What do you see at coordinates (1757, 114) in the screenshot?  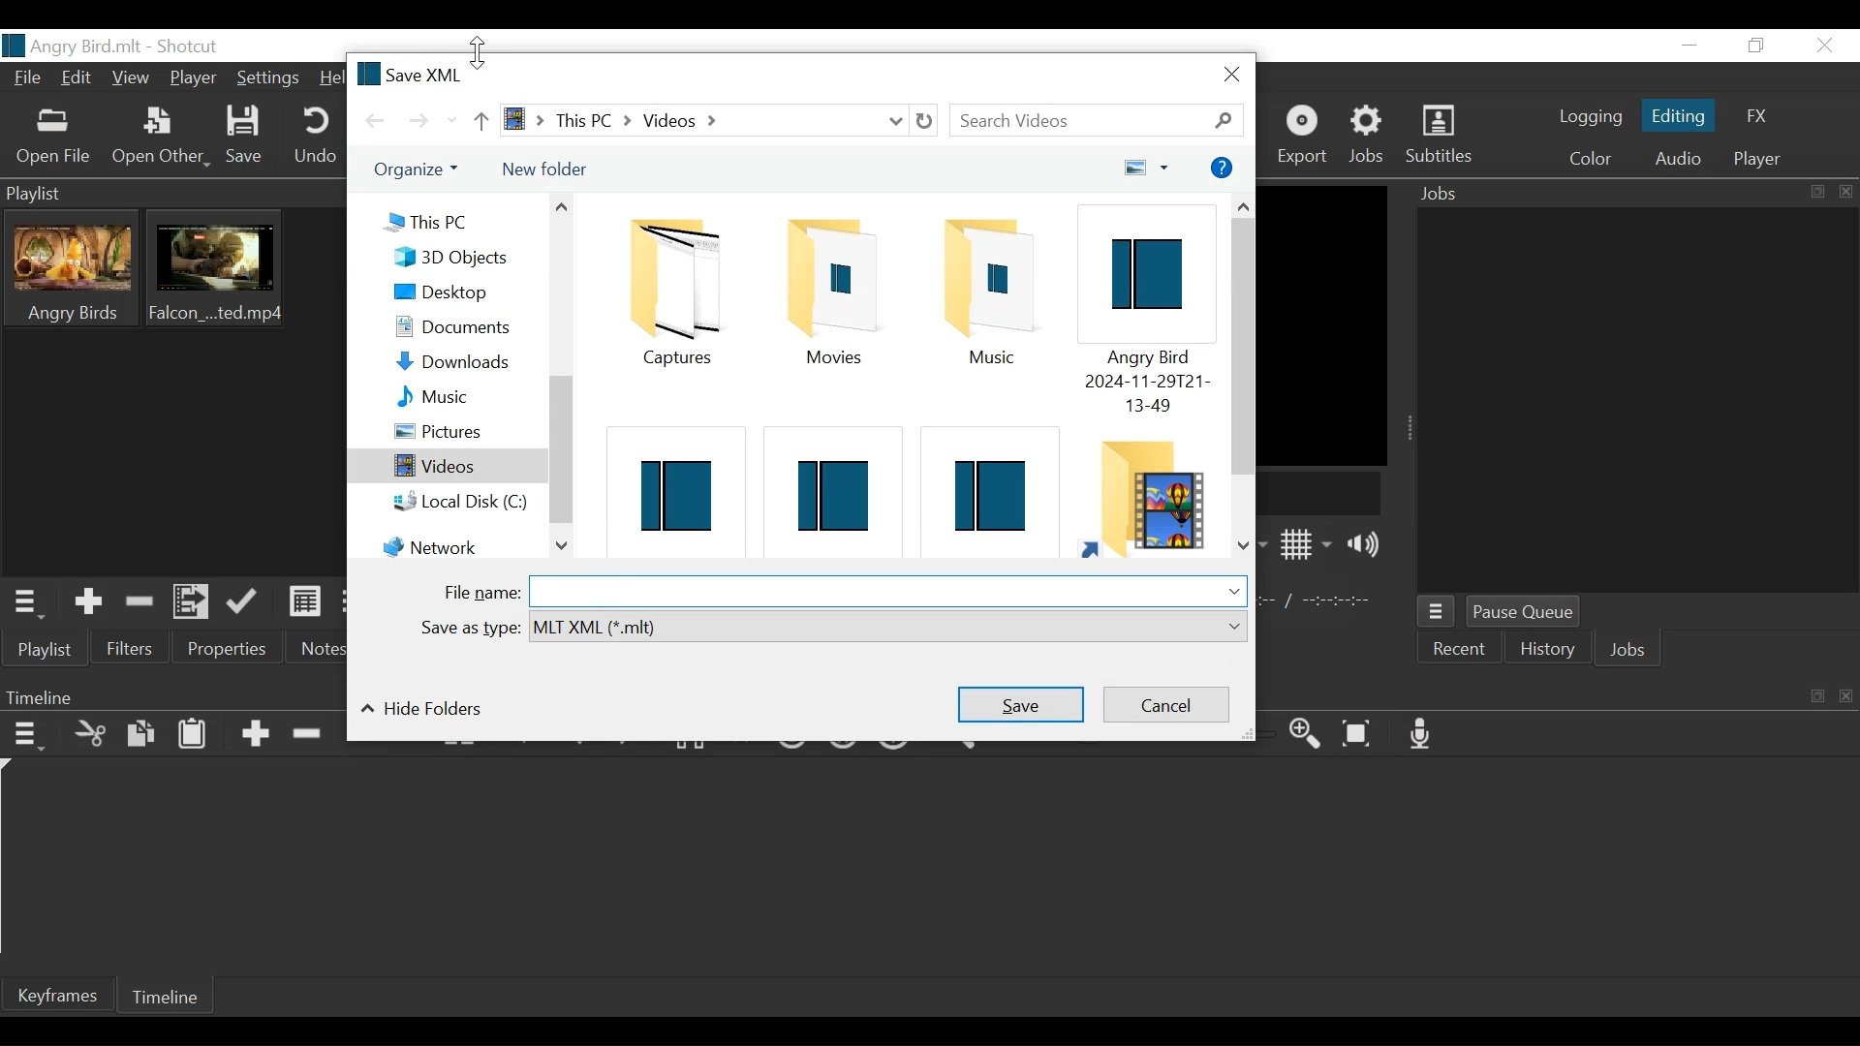 I see `FX` at bounding box center [1757, 114].